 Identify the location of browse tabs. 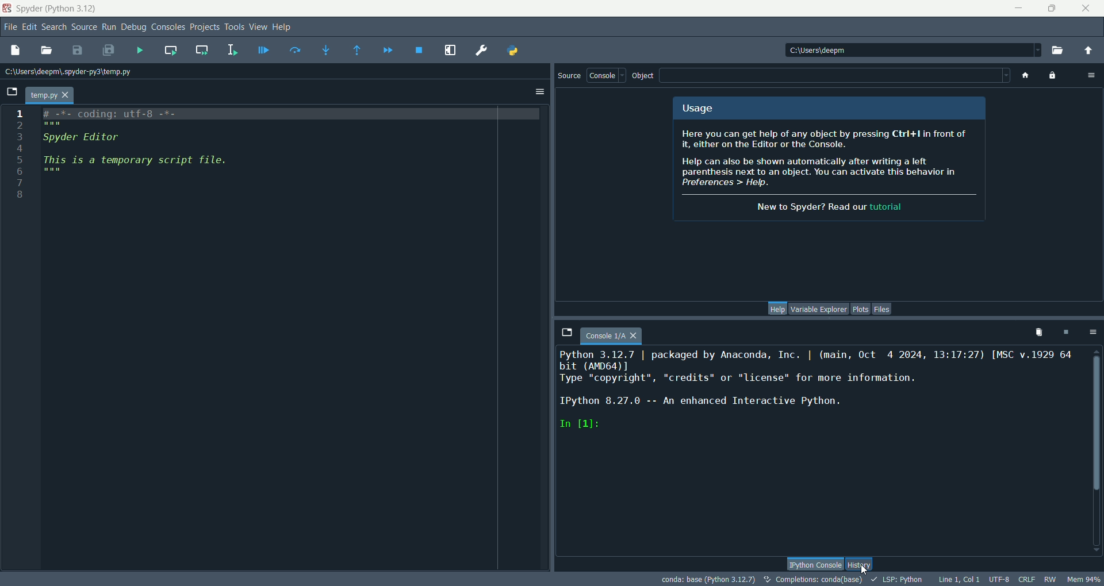
(11, 94).